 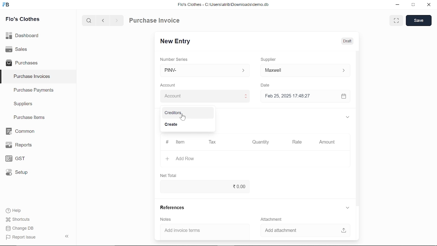 What do you see at coordinates (305, 70) in the screenshot?
I see `input ‘Supplier` at bounding box center [305, 70].